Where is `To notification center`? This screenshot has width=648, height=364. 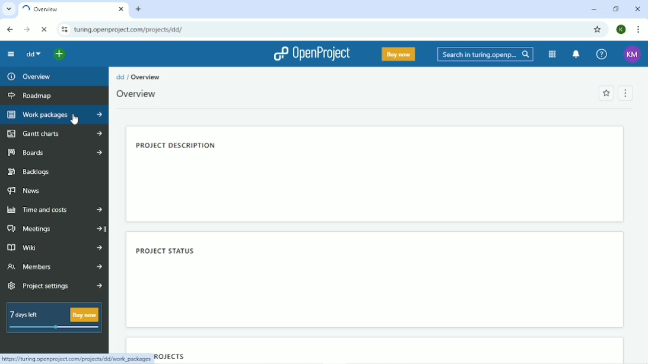
To notification center is located at coordinates (576, 55).